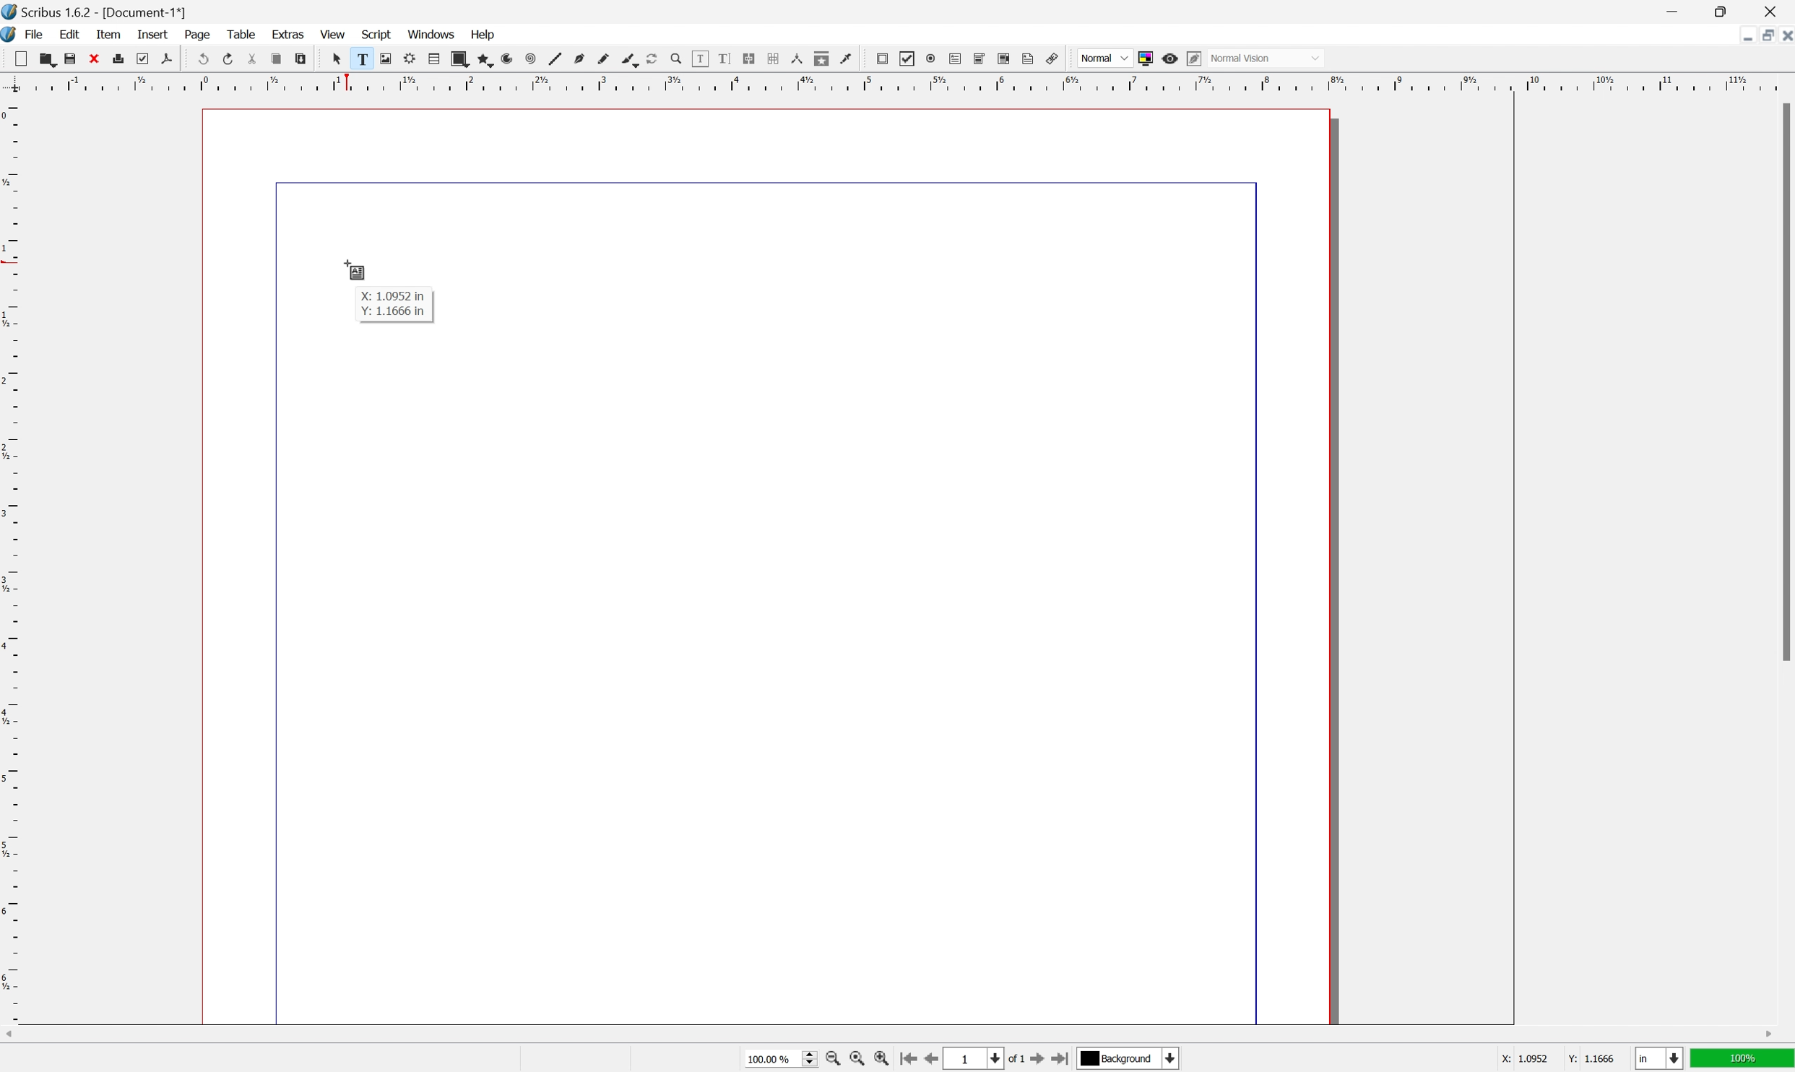 This screenshot has width=1795, height=1072. What do you see at coordinates (95, 58) in the screenshot?
I see `close` at bounding box center [95, 58].